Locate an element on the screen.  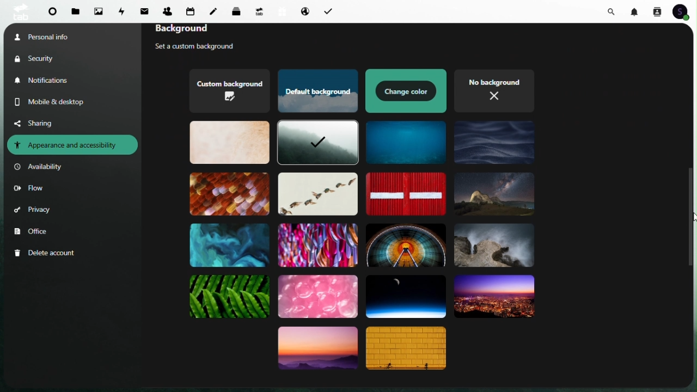
Themes is located at coordinates (316, 194).